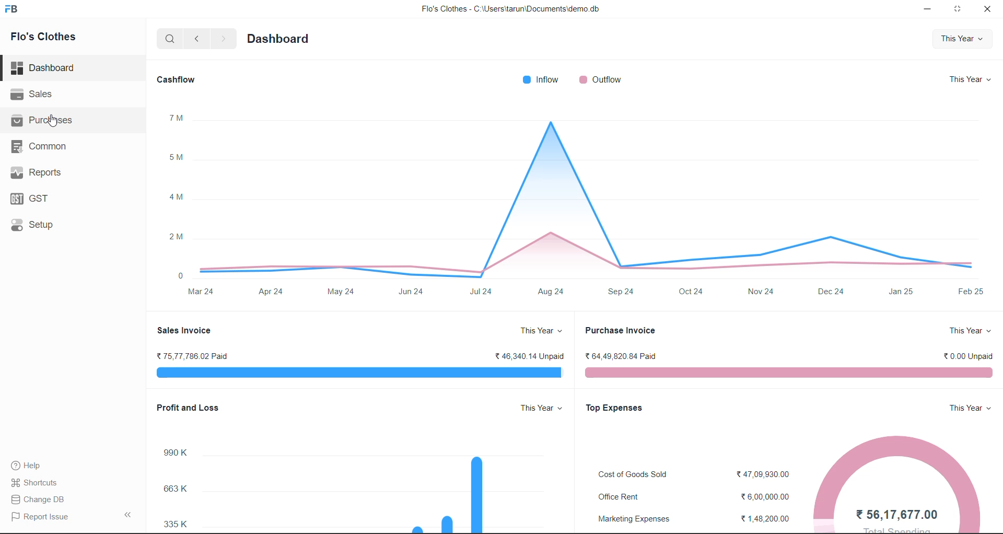 Image resolution: width=1003 pixels, height=534 pixels. What do you see at coordinates (223, 39) in the screenshot?
I see `next` at bounding box center [223, 39].